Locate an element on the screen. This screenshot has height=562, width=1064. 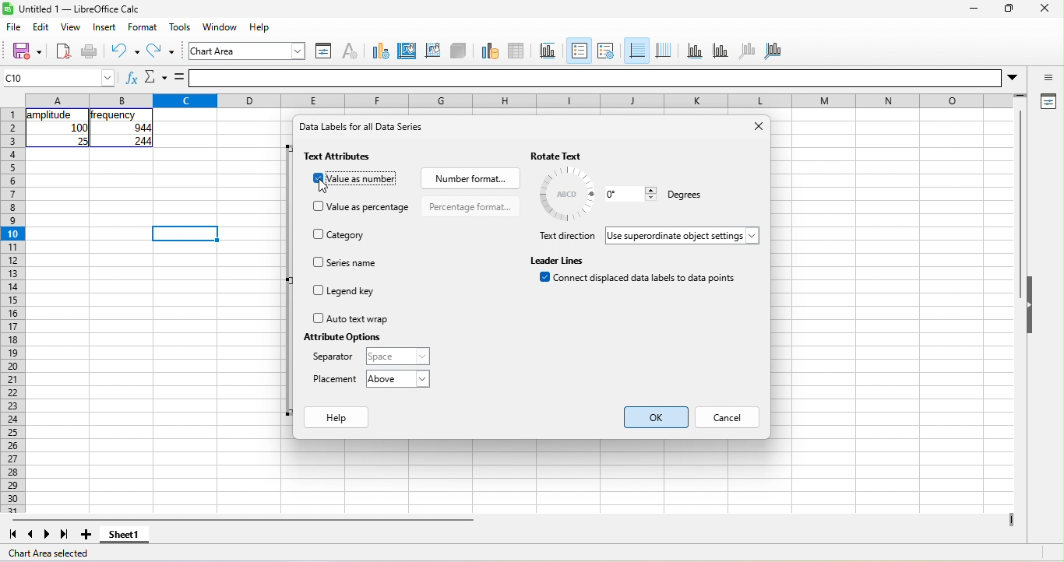
horizontal grids is located at coordinates (636, 51).